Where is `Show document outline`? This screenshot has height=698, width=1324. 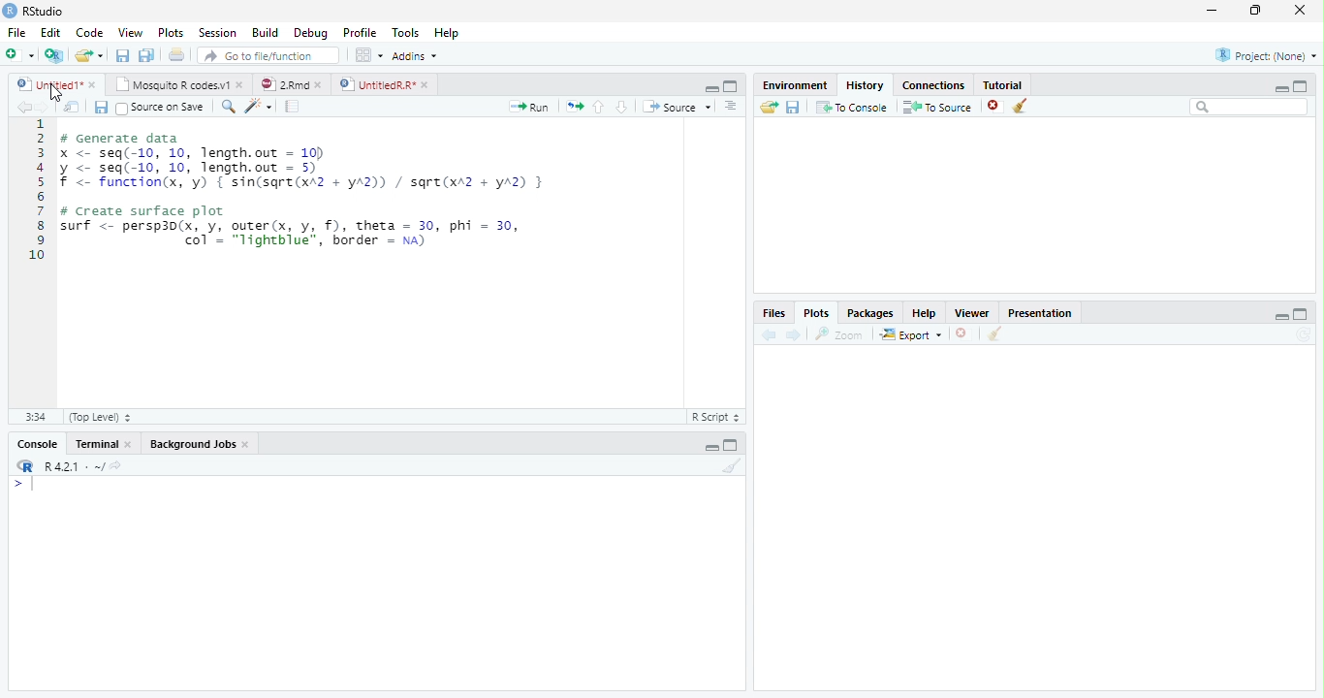 Show document outline is located at coordinates (730, 105).